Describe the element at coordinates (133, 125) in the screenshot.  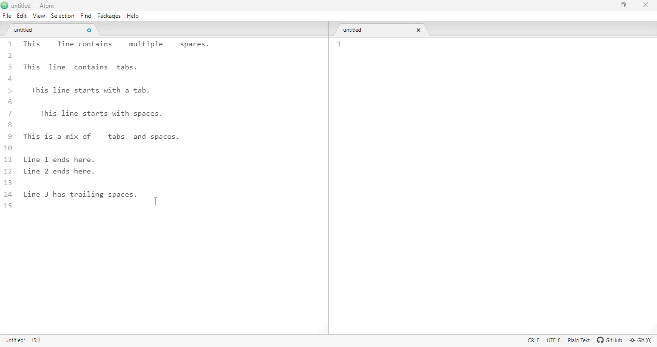
I see `1 This line contains multiple spaces.
2

3 This line contains tabs.

1

5 This line starts with a tab.

6

7 This line starts with spaces.

8

9 This is a mix of tabs and spaces.
10

11 Line 1 ends here.

12 Line 2 ends here.

13

14 Line 3 has trailing spaces.

15 I` at that location.